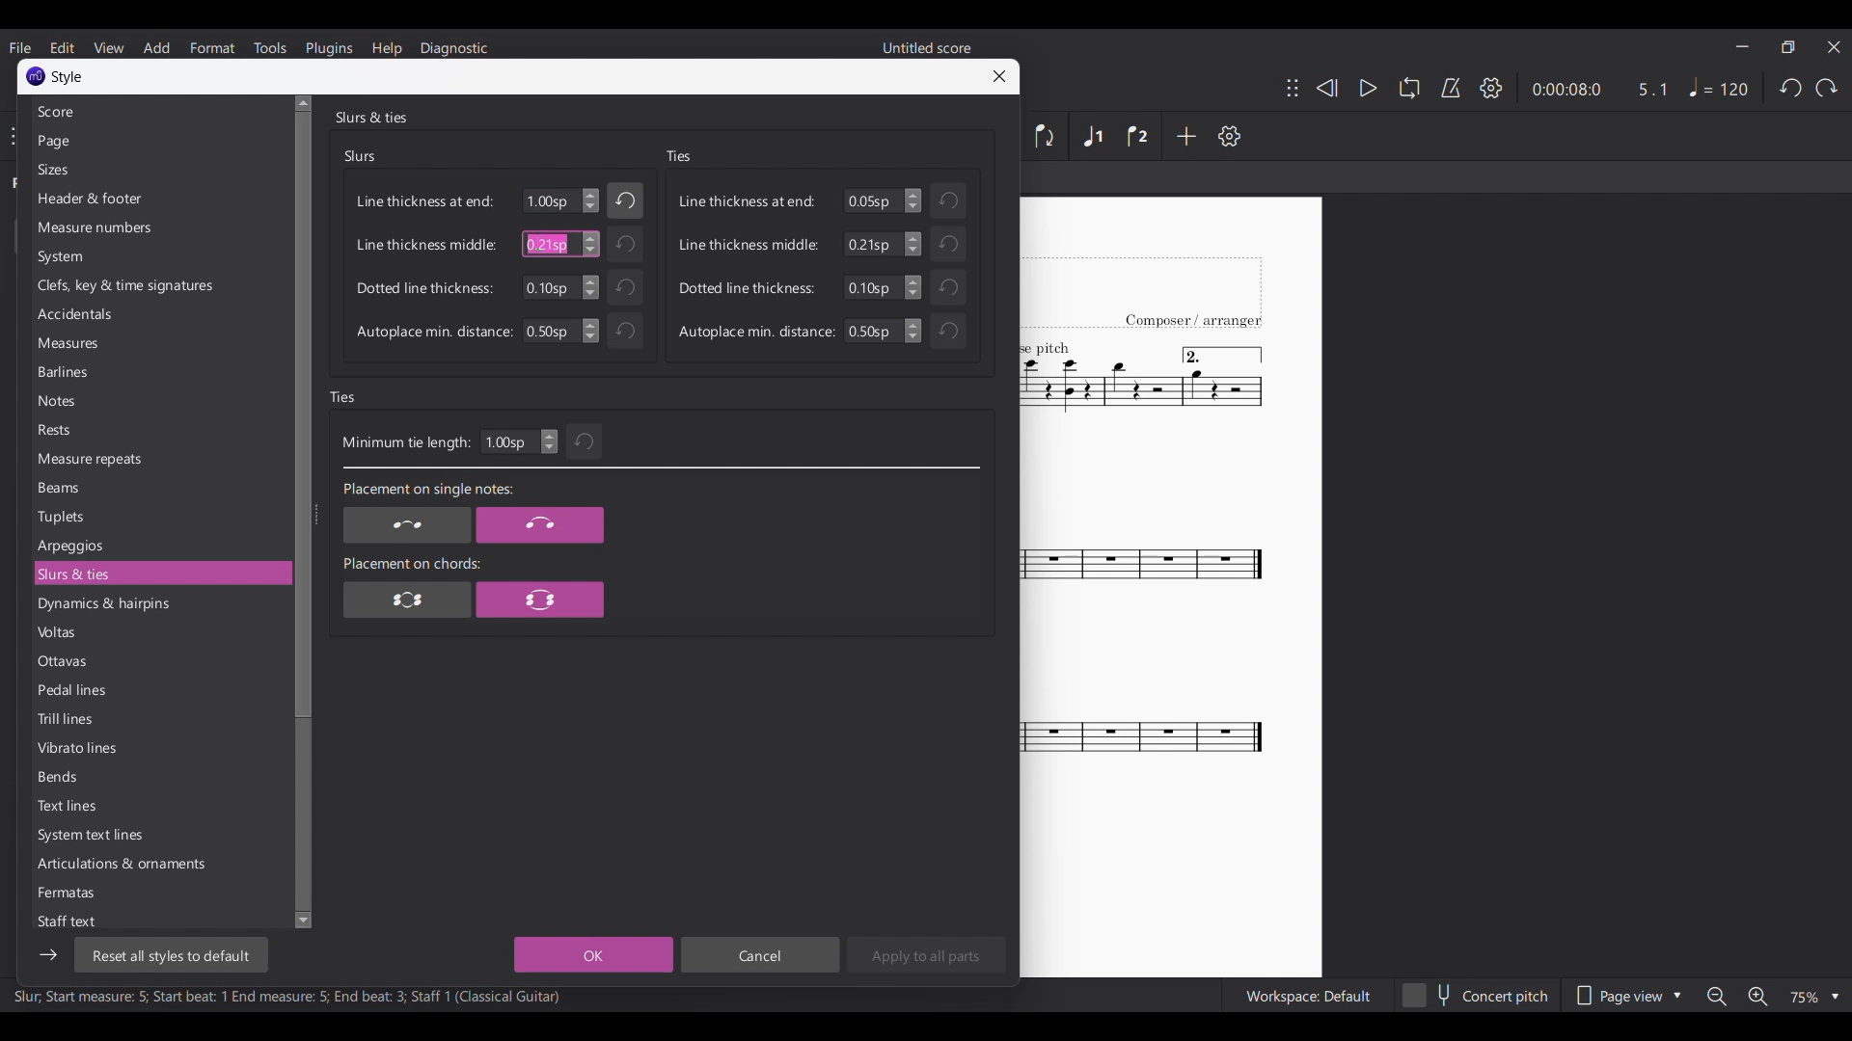  Describe the element at coordinates (269, 47) in the screenshot. I see `Tools menu` at that location.